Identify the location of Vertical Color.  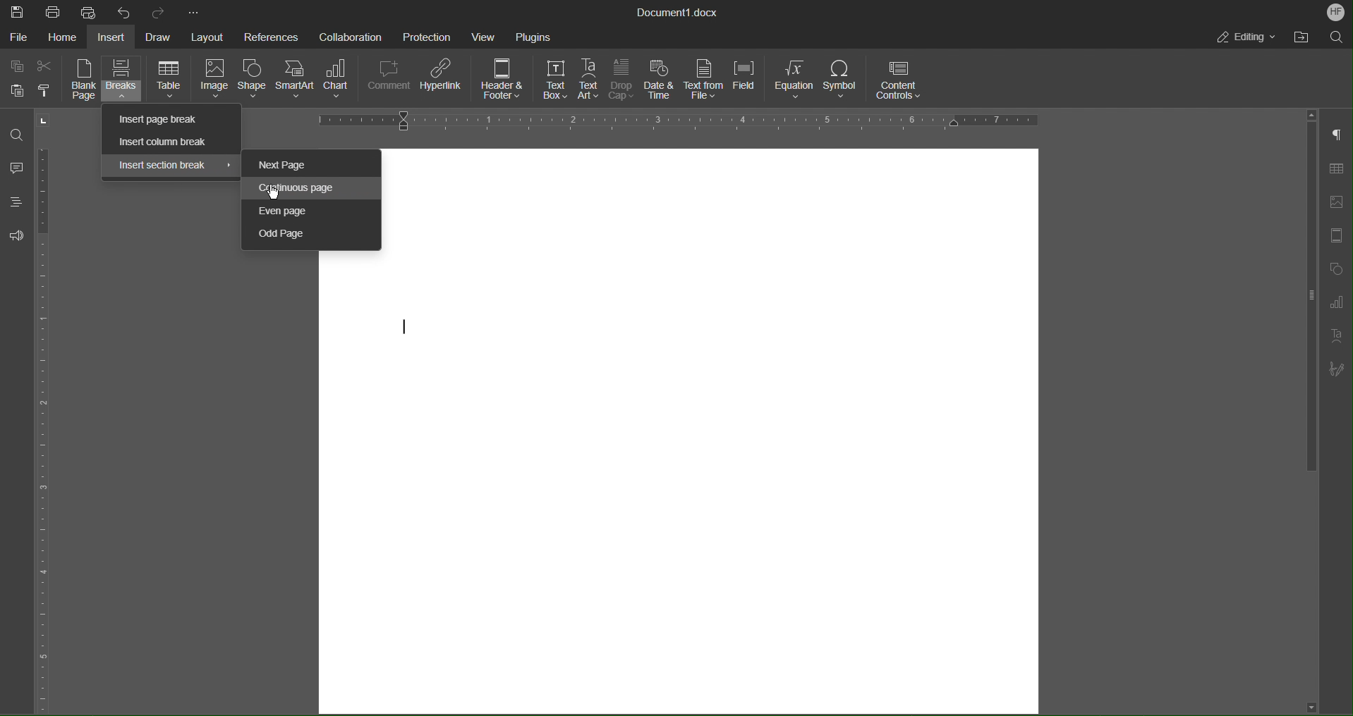
(42, 432).